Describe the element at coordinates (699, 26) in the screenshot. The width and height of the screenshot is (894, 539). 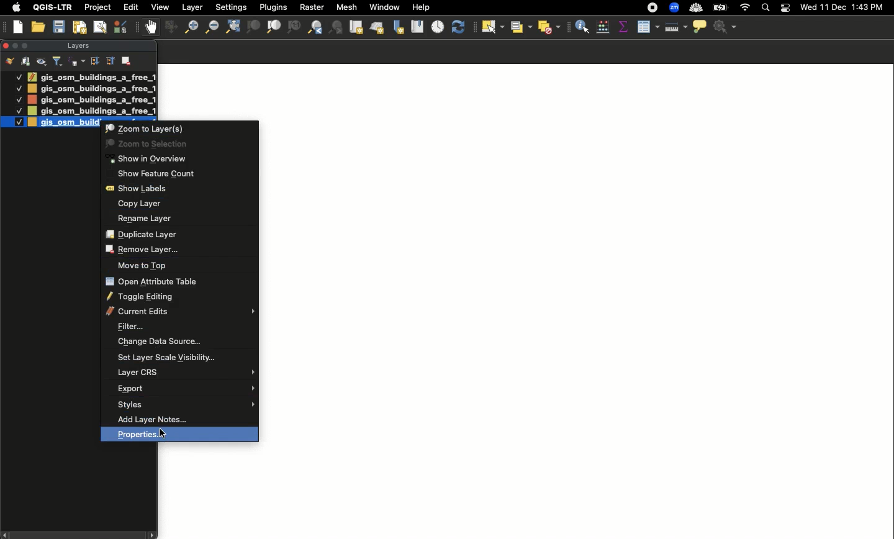
I see `Show map tips` at that location.